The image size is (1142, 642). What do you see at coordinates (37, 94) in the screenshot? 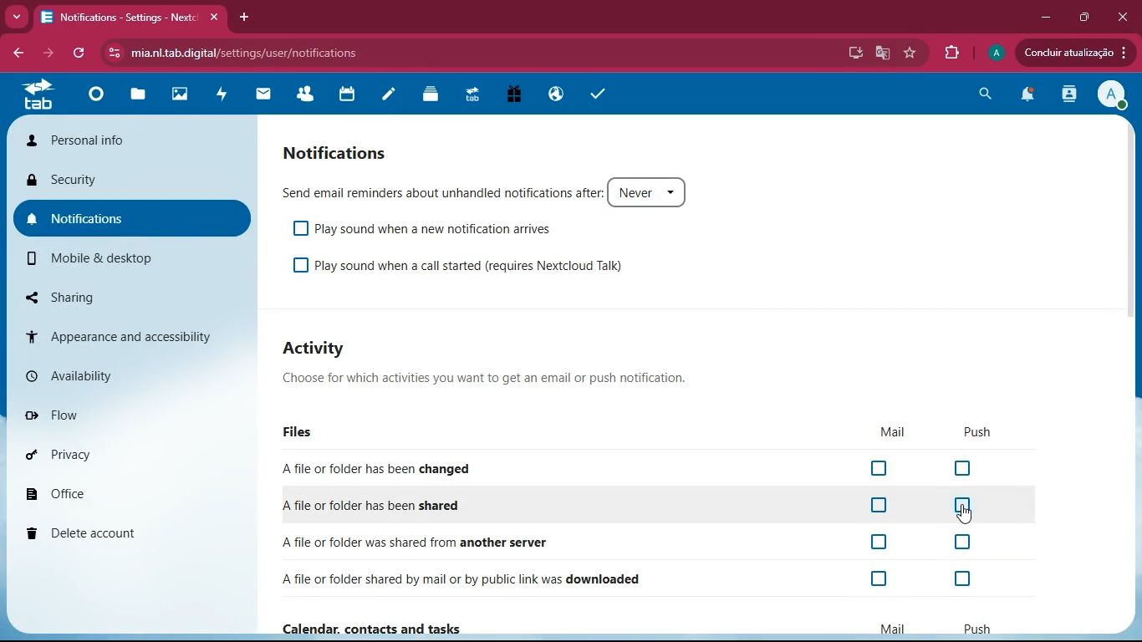
I see `tab` at bounding box center [37, 94].